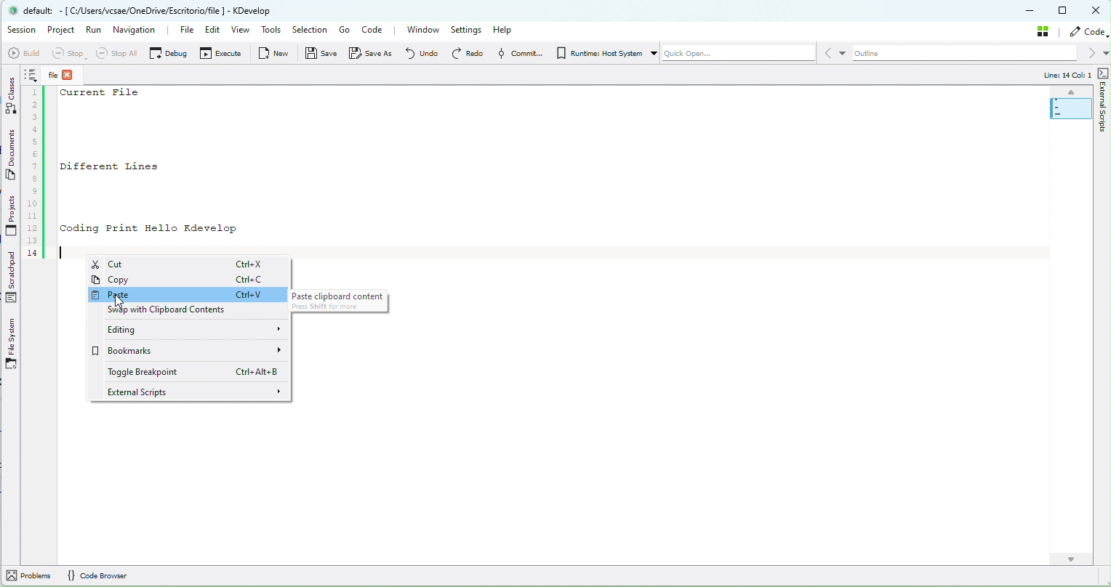 Image resolution: width=1111 pixels, height=587 pixels. I want to click on Minimap, so click(1065, 105).